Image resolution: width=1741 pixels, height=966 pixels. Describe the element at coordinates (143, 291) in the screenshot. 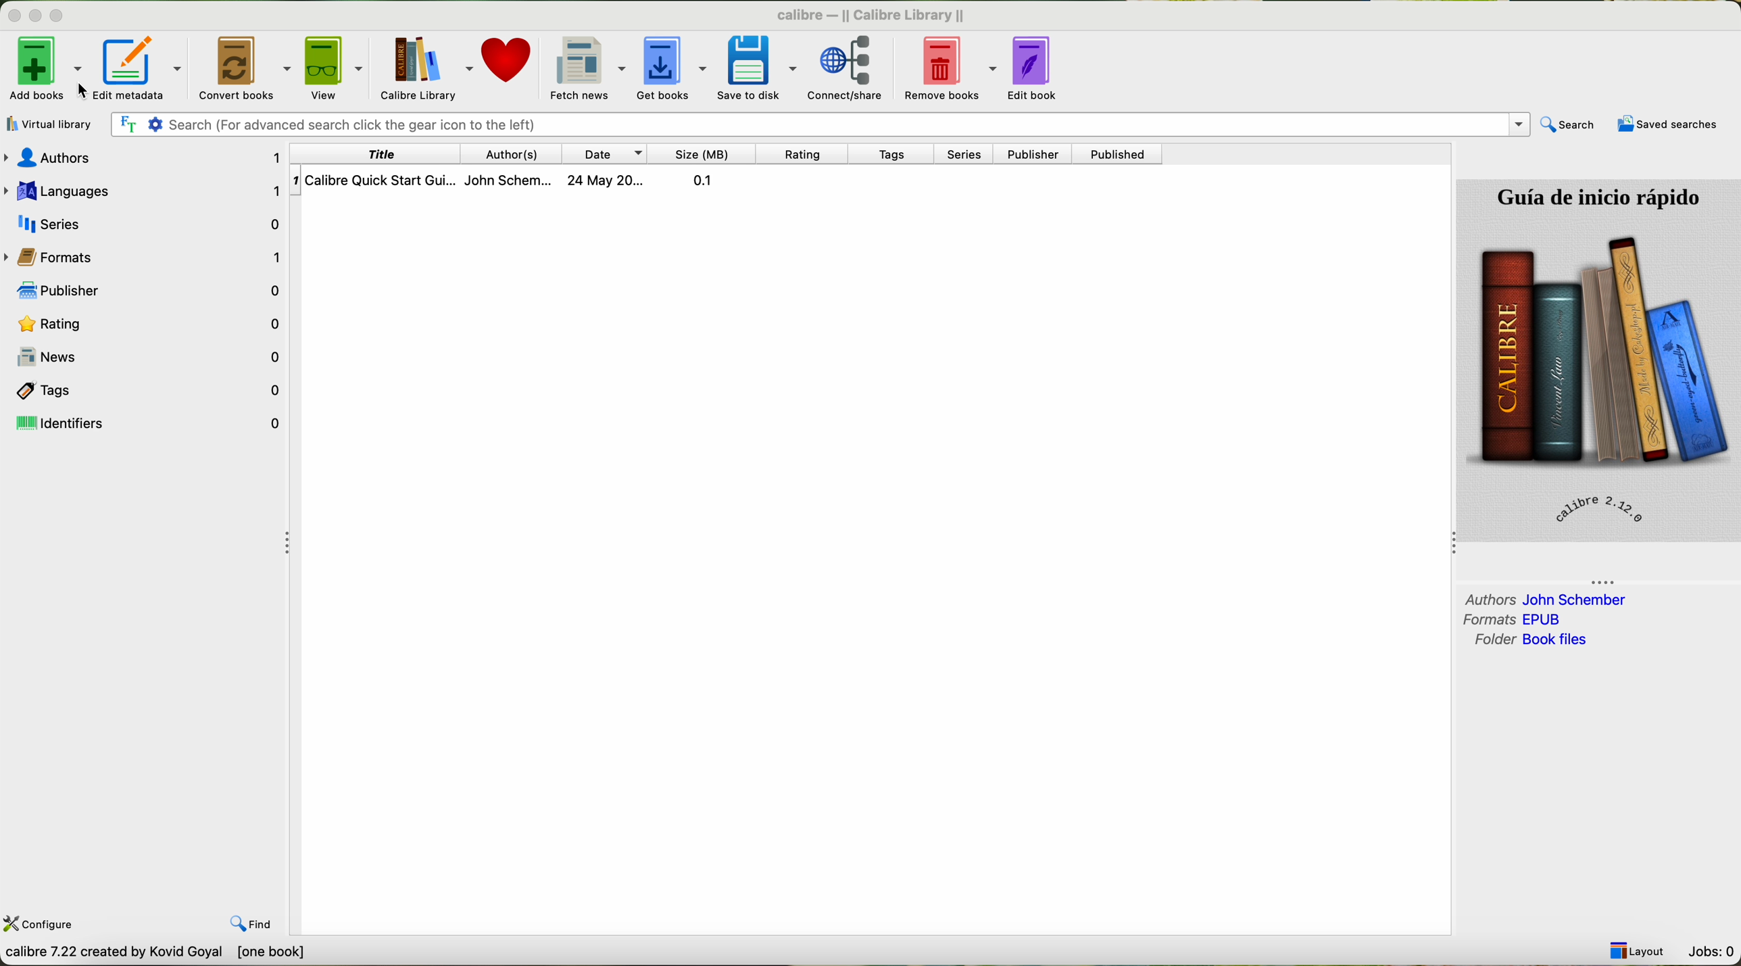

I see `publisher` at that location.